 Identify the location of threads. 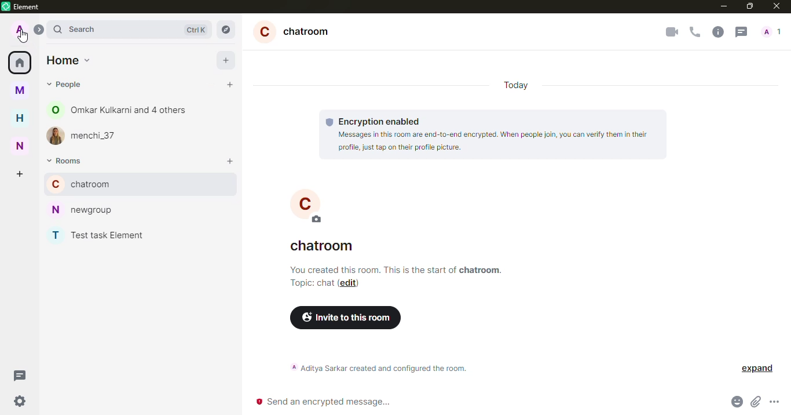
(741, 32).